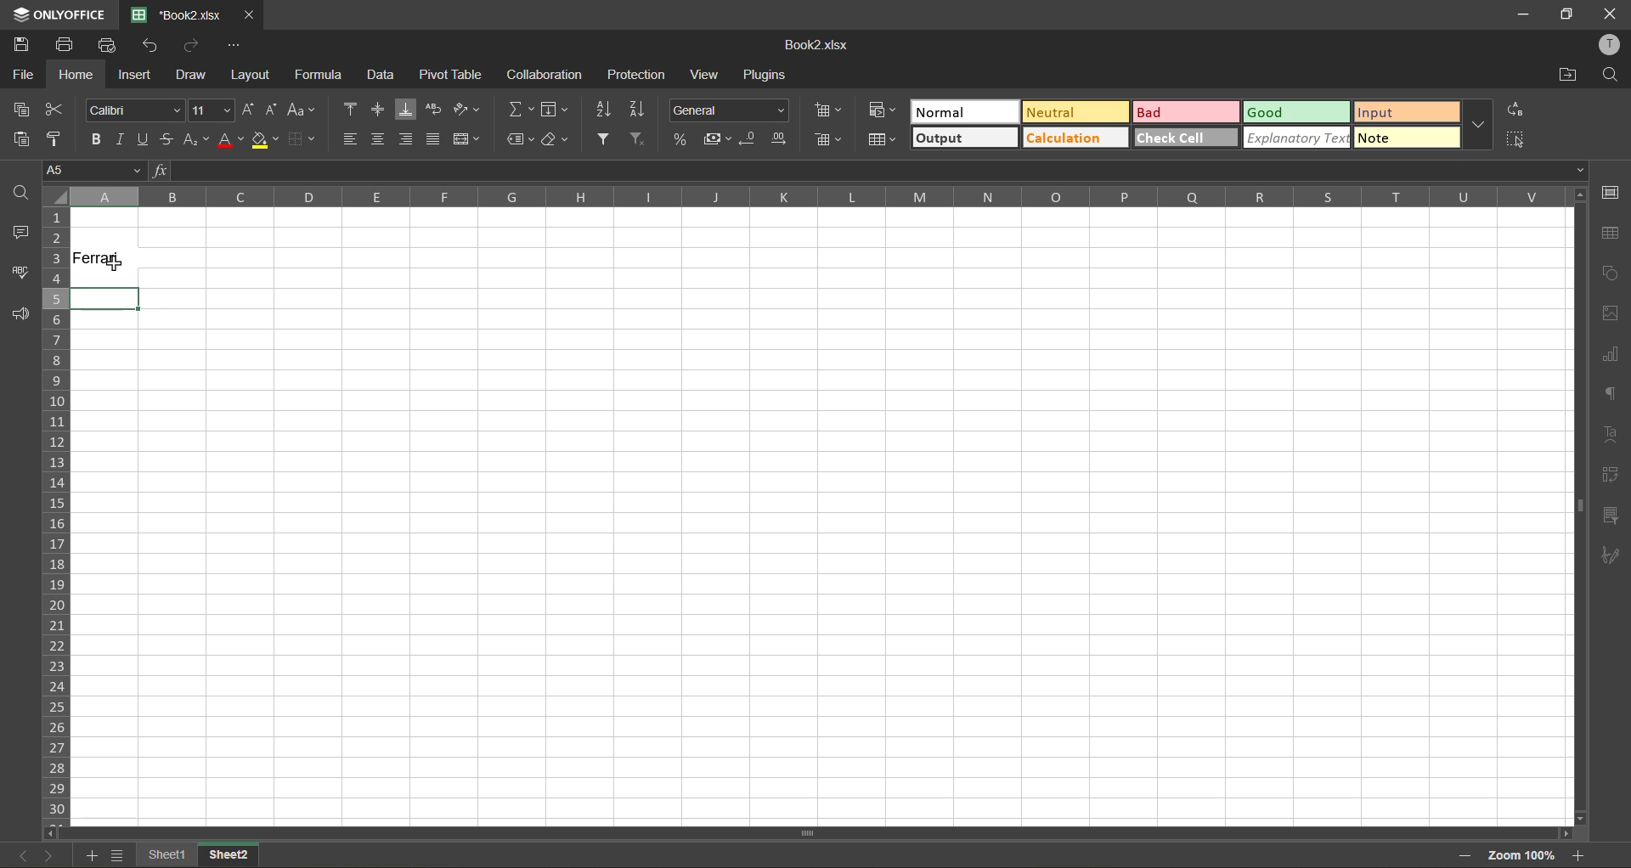 The width and height of the screenshot is (1631, 868). I want to click on draw, so click(194, 73).